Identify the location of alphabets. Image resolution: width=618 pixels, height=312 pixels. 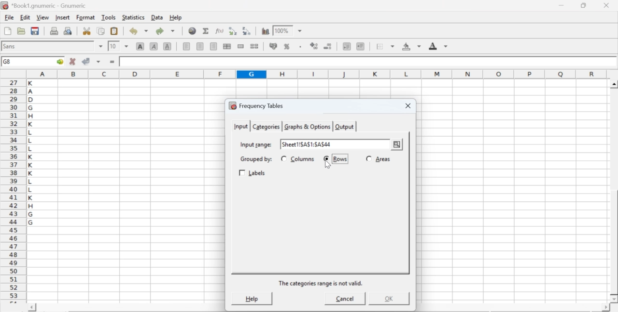
(31, 189).